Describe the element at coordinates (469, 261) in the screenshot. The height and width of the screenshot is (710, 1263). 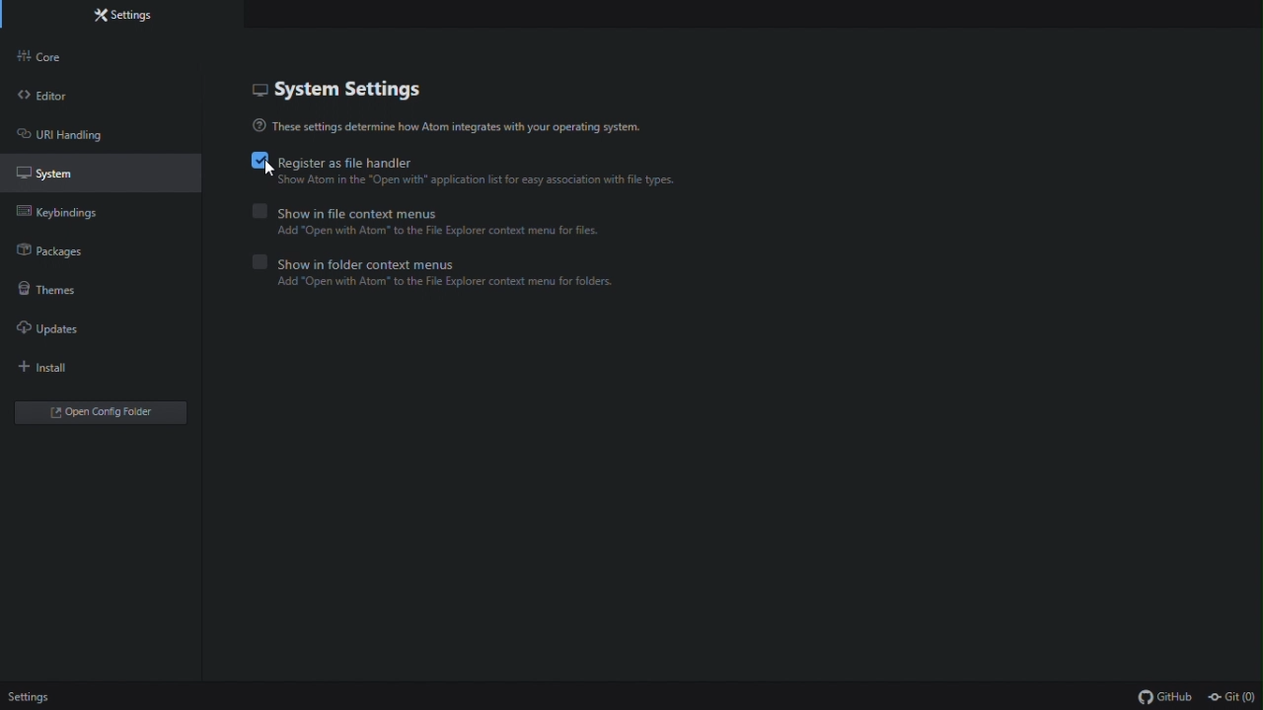
I see `Show in folder content menus` at that location.